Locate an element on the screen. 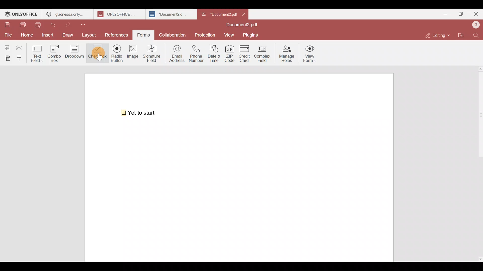  Copy style is located at coordinates (21, 57).